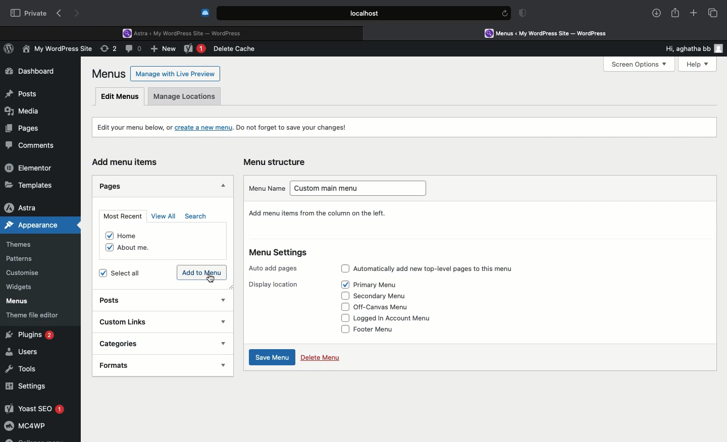 Image resolution: width=727 pixels, height=442 pixels. Describe the element at coordinates (270, 358) in the screenshot. I see `Save menu` at that location.